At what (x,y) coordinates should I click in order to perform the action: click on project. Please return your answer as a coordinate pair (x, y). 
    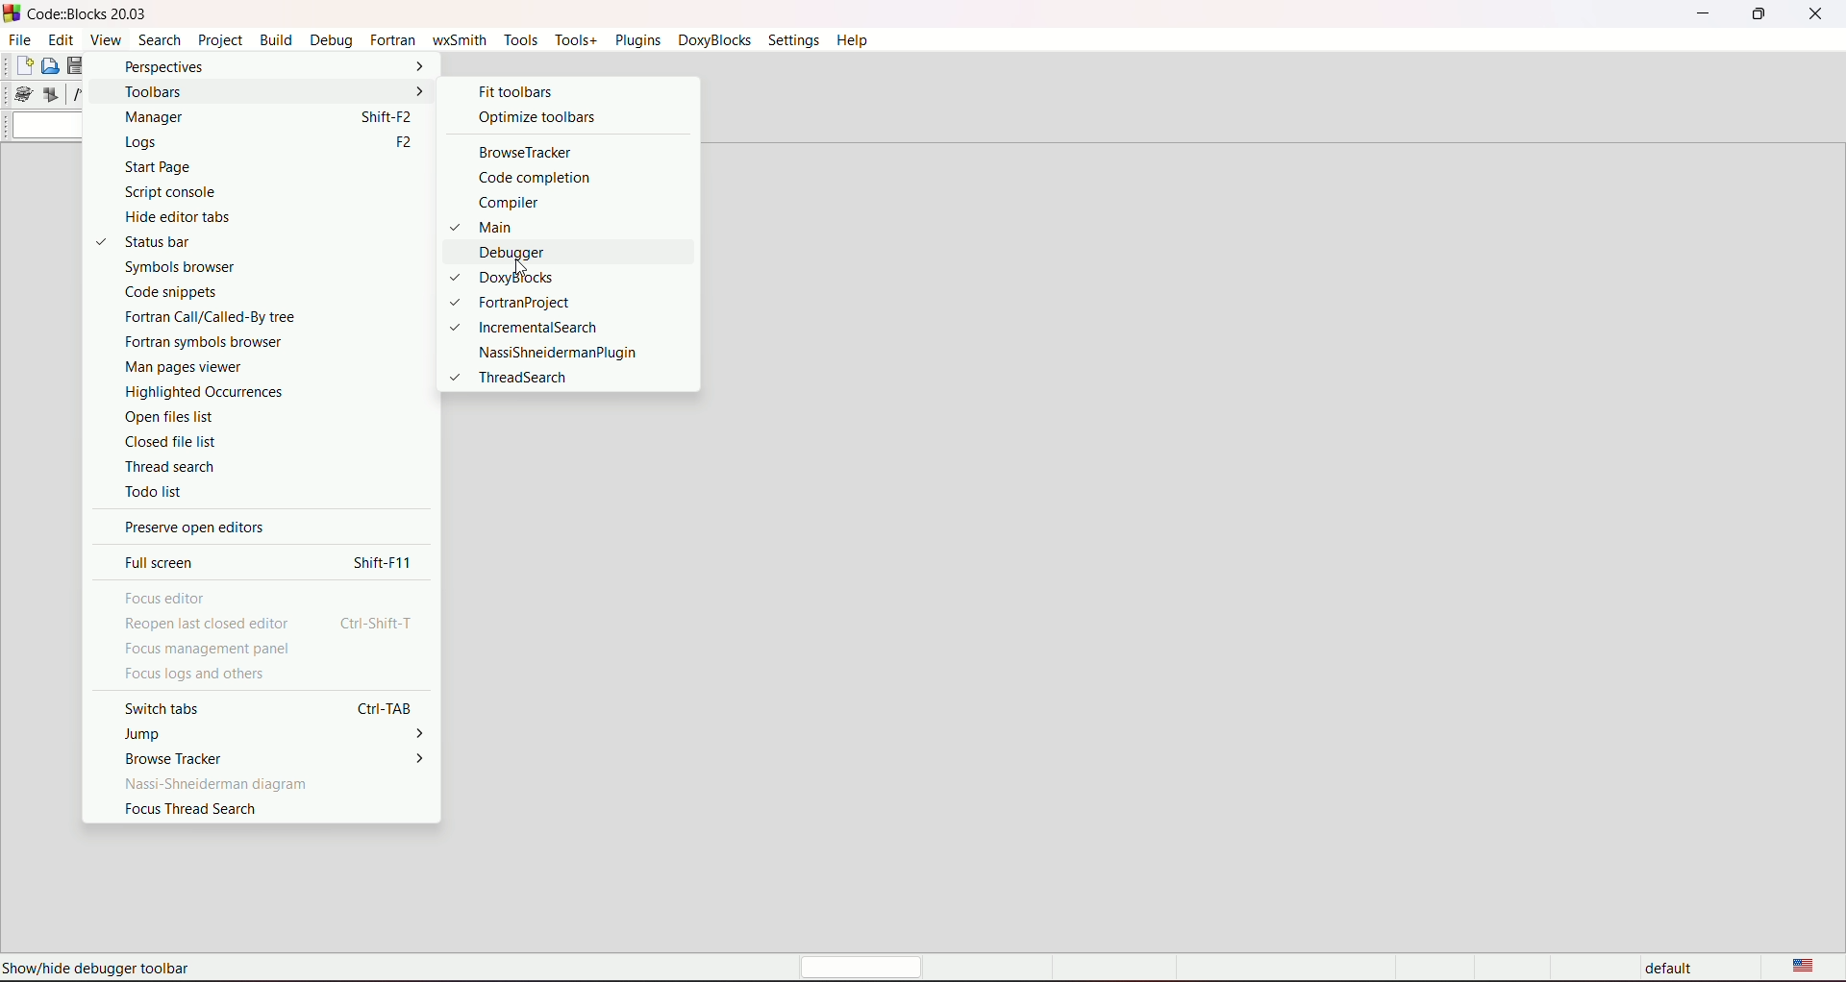
    Looking at the image, I should click on (217, 40).